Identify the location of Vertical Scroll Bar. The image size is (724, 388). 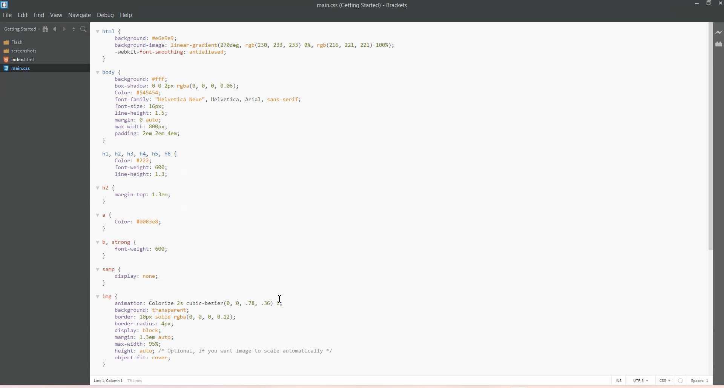
(709, 202).